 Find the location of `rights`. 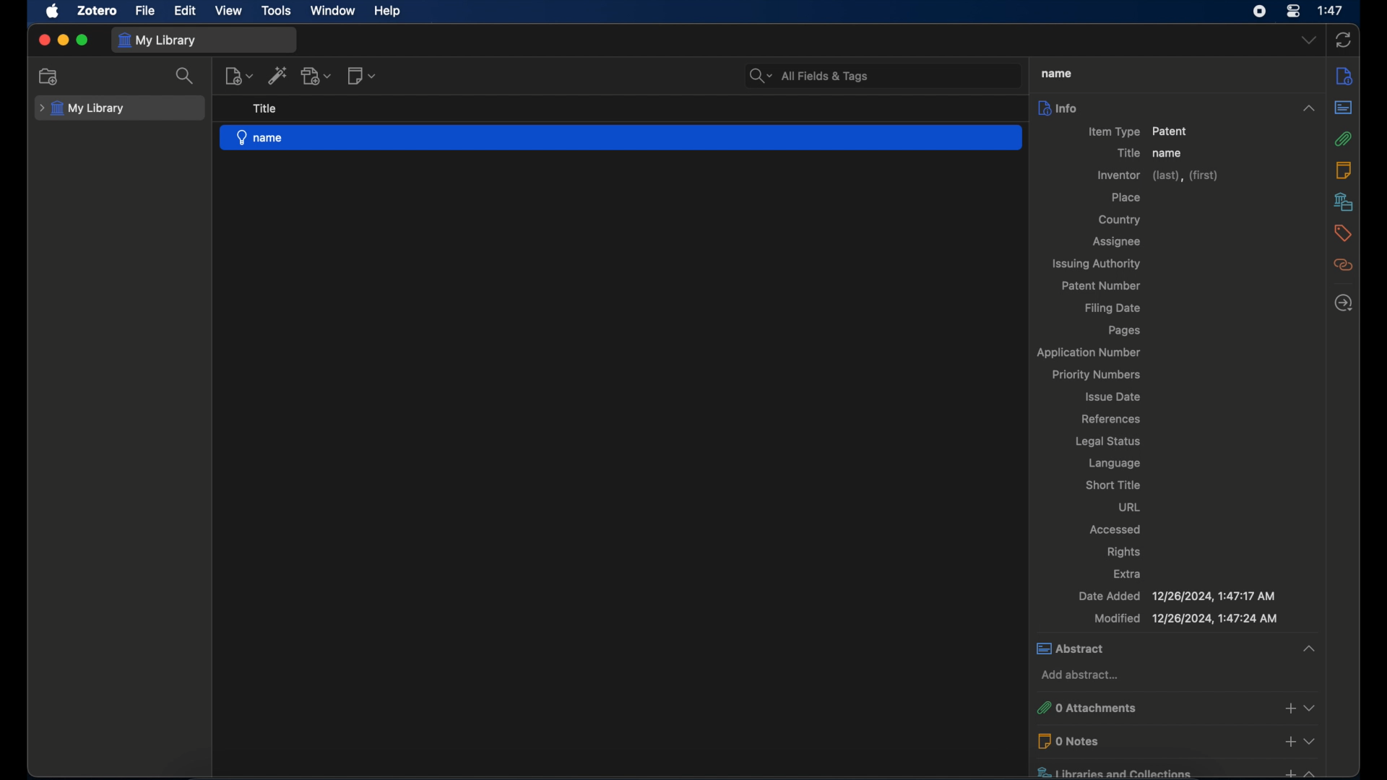

rights is located at coordinates (1124, 551).